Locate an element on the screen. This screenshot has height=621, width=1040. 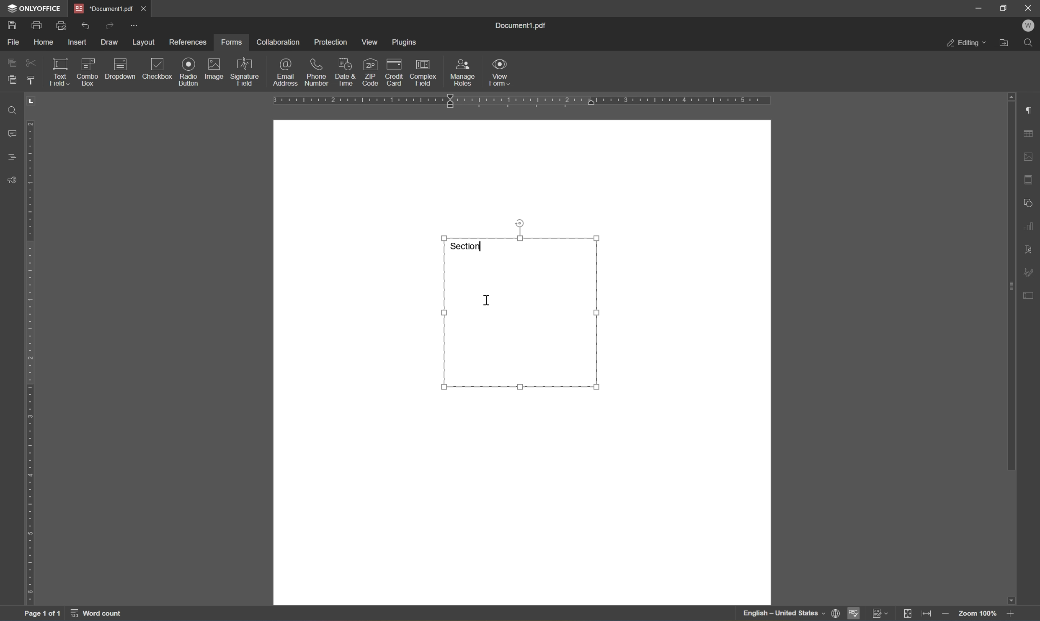
customize quick access toolbar is located at coordinates (135, 25).